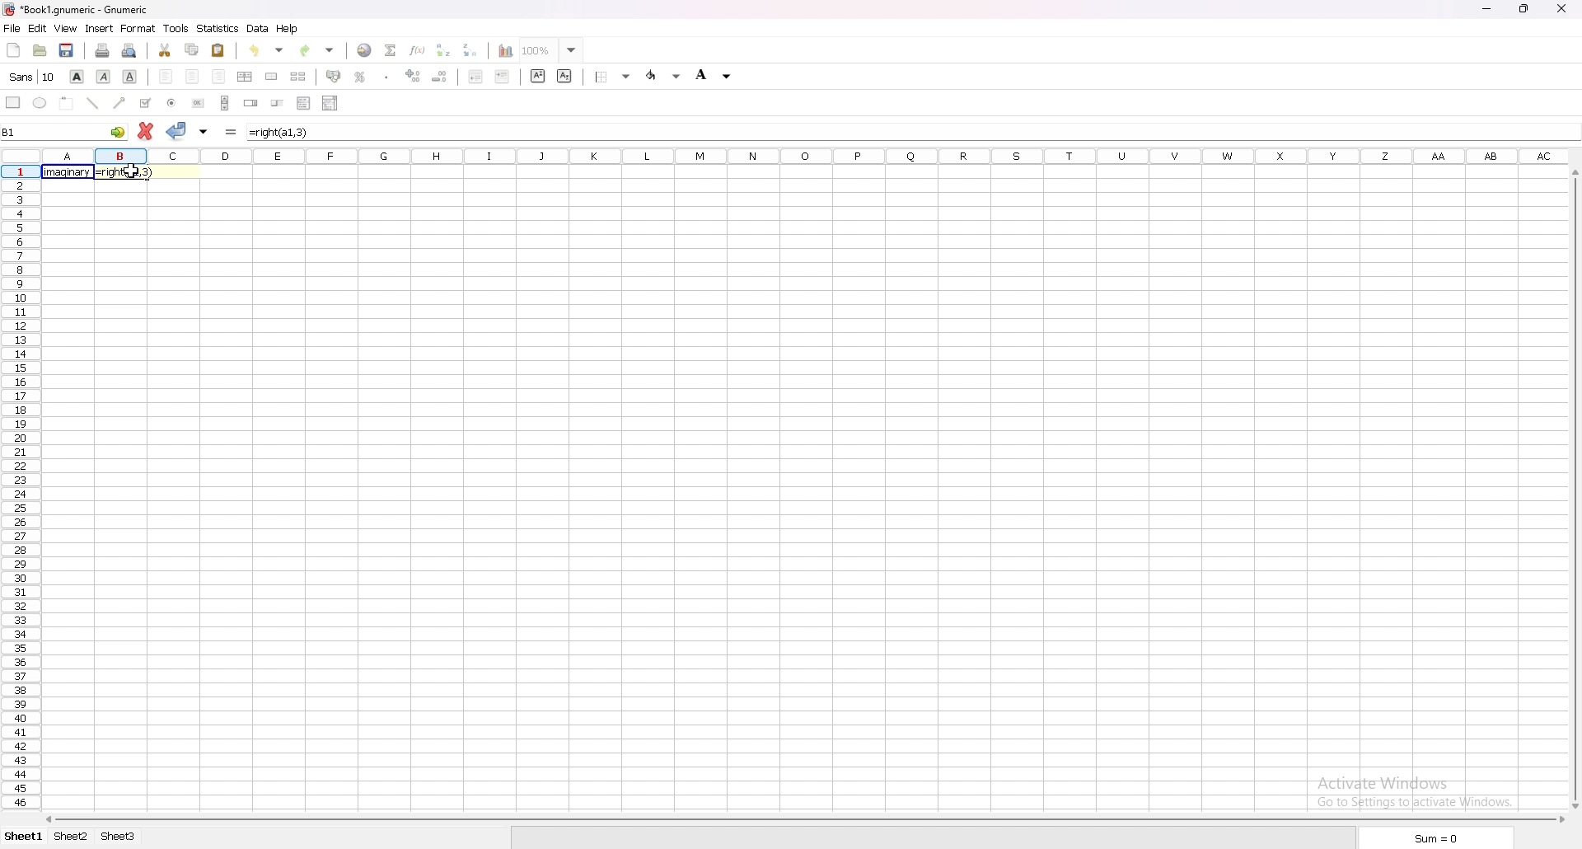 This screenshot has height=849, width=1582. Describe the element at coordinates (66, 102) in the screenshot. I see `frame` at that location.